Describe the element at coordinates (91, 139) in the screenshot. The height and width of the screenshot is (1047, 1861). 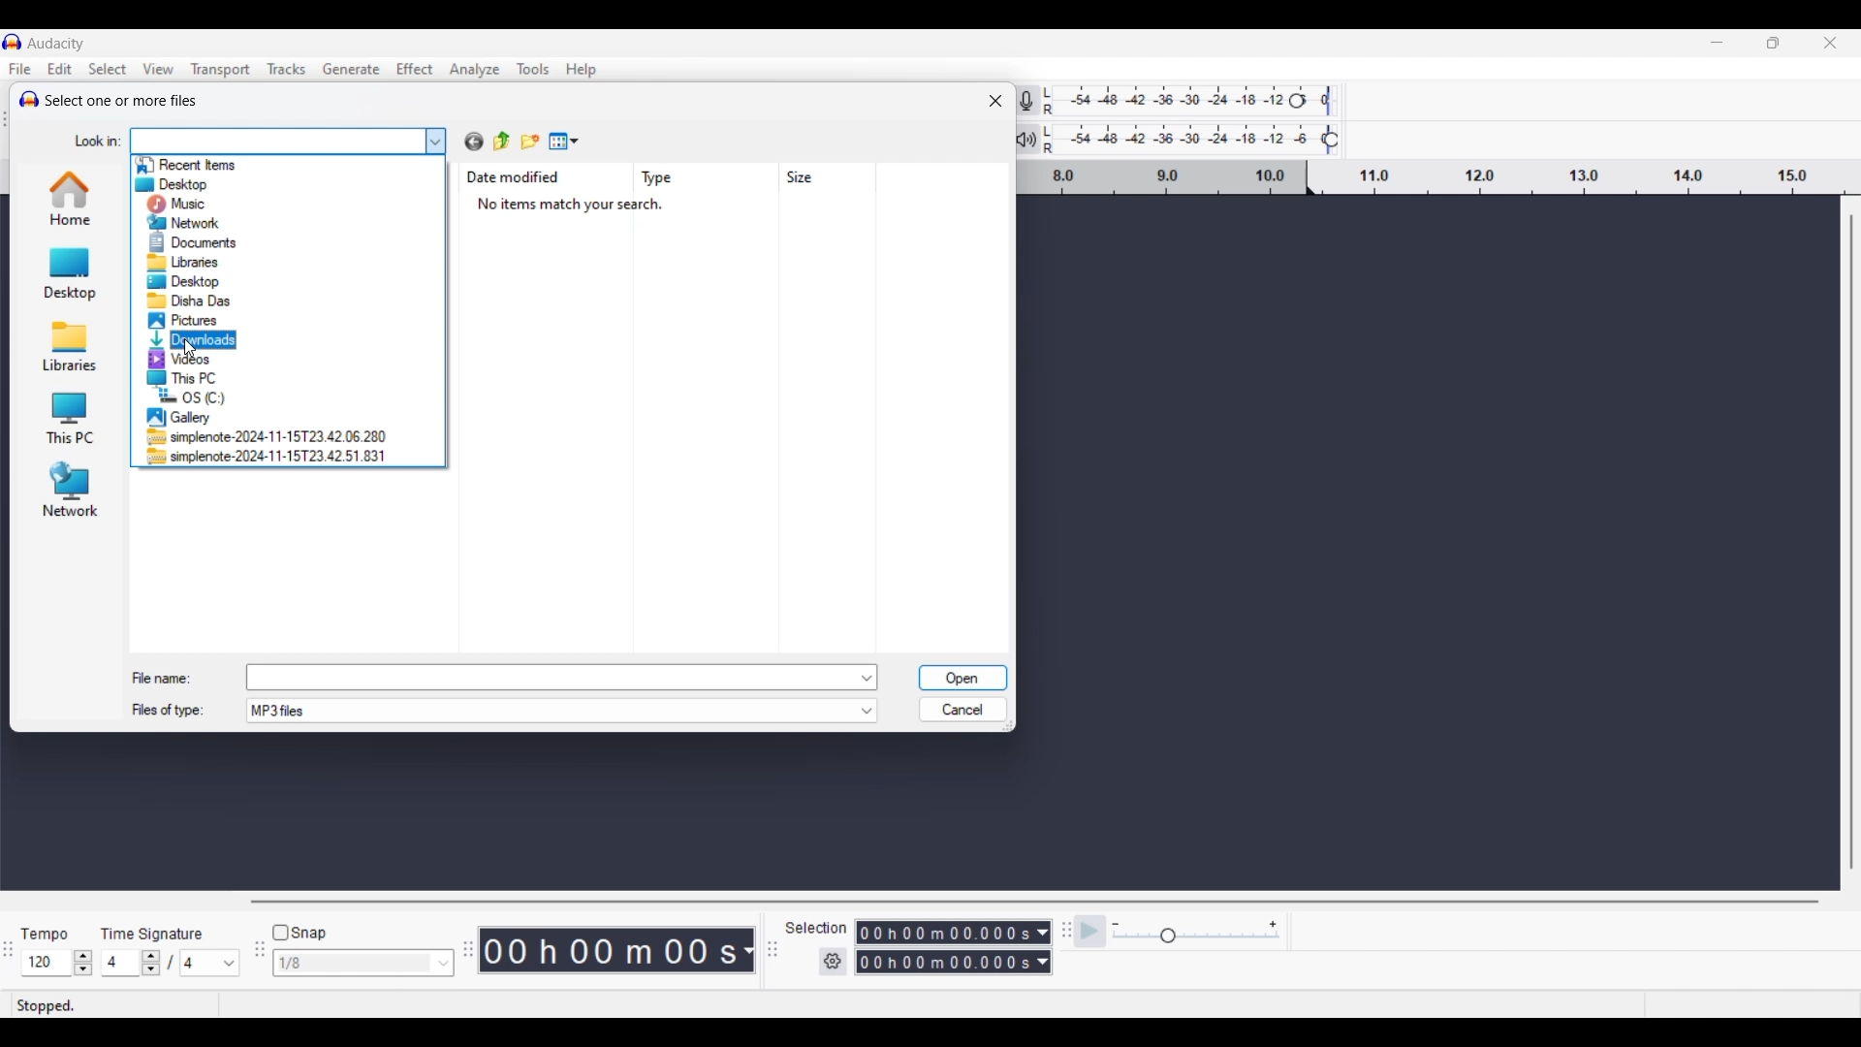
I see `Look in:` at that location.